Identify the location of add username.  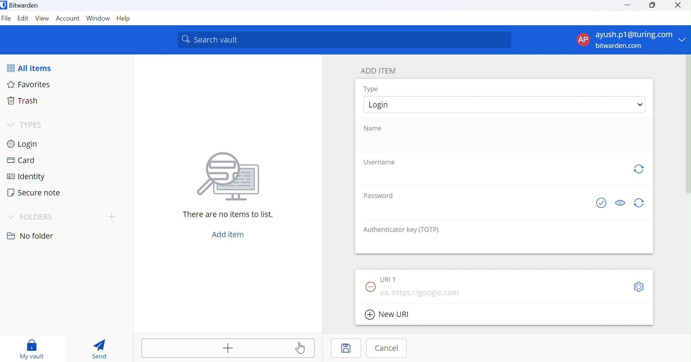
(494, 176).